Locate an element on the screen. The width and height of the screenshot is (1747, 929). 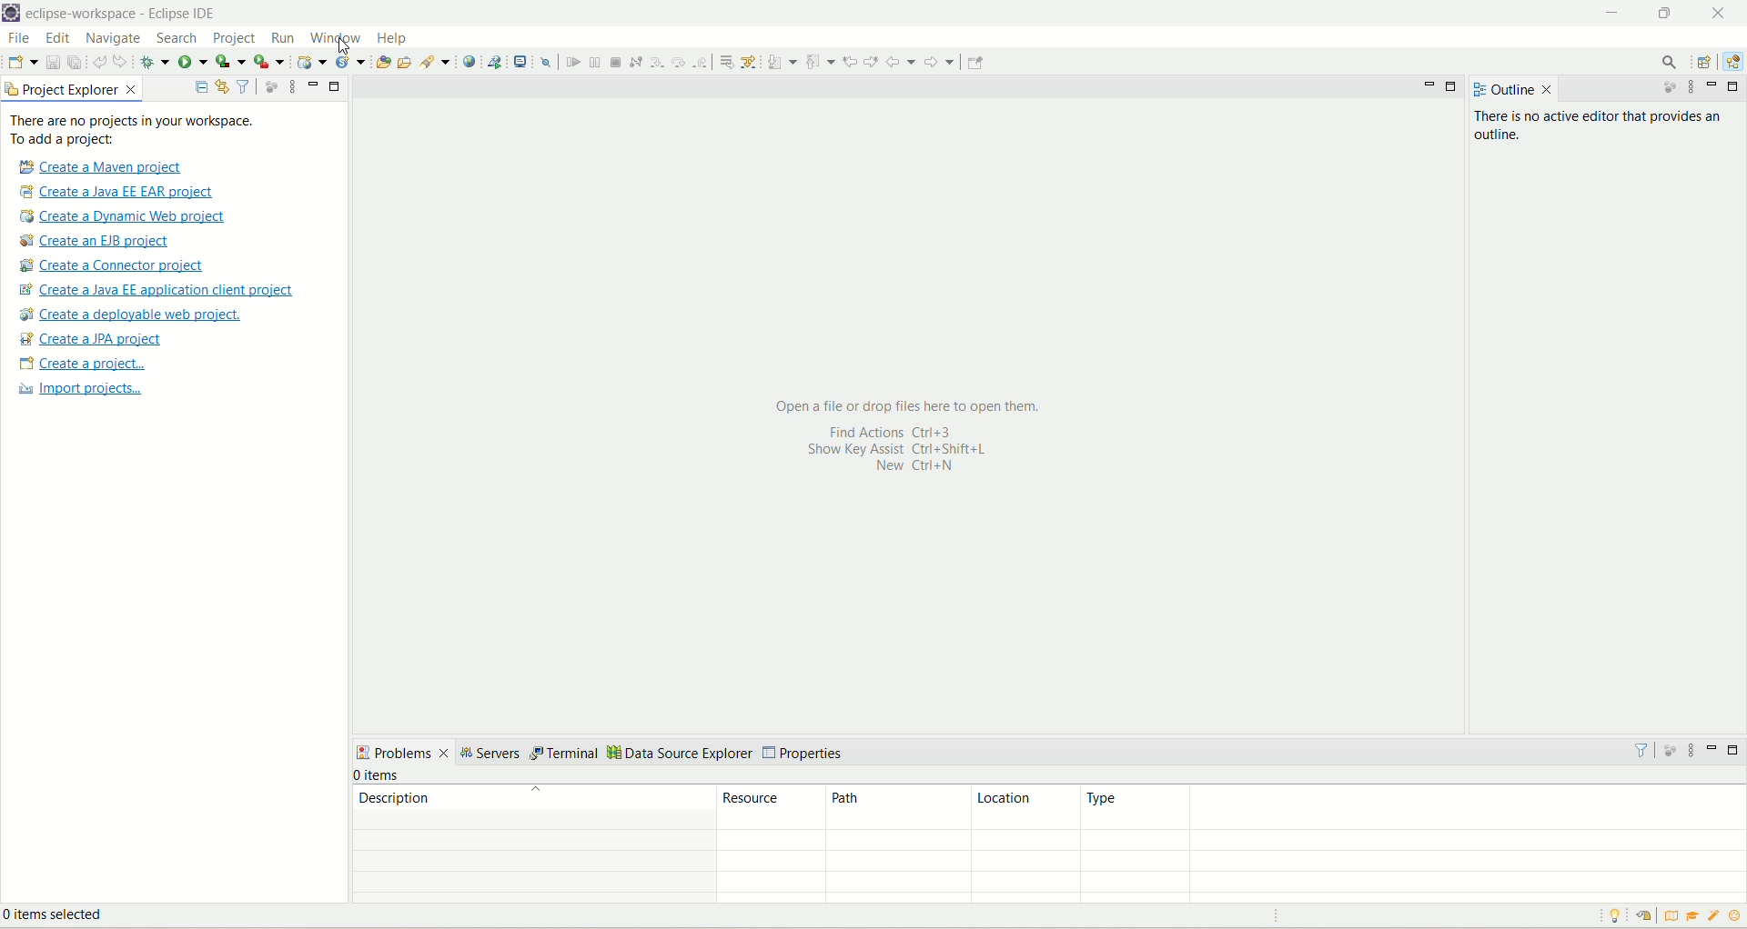
what's new is located at coordinates (1715, 918).